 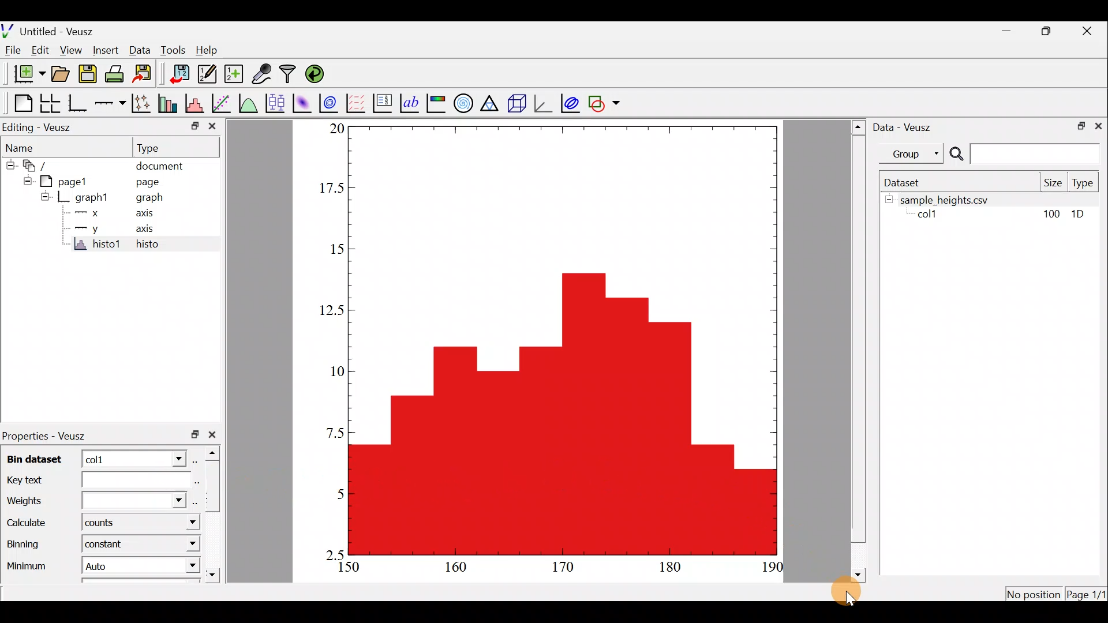 I want to click on edit and enter new datasets, so click(x=207, y=74).